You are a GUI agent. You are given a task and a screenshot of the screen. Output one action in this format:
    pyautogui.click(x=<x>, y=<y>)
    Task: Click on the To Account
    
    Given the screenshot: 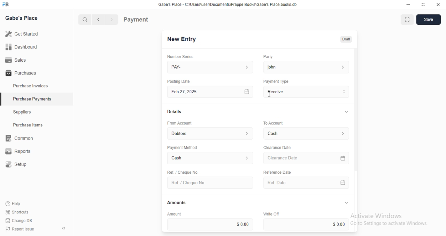 What is the action you would take?
    pyautogui.click(x=307, y=133)
    